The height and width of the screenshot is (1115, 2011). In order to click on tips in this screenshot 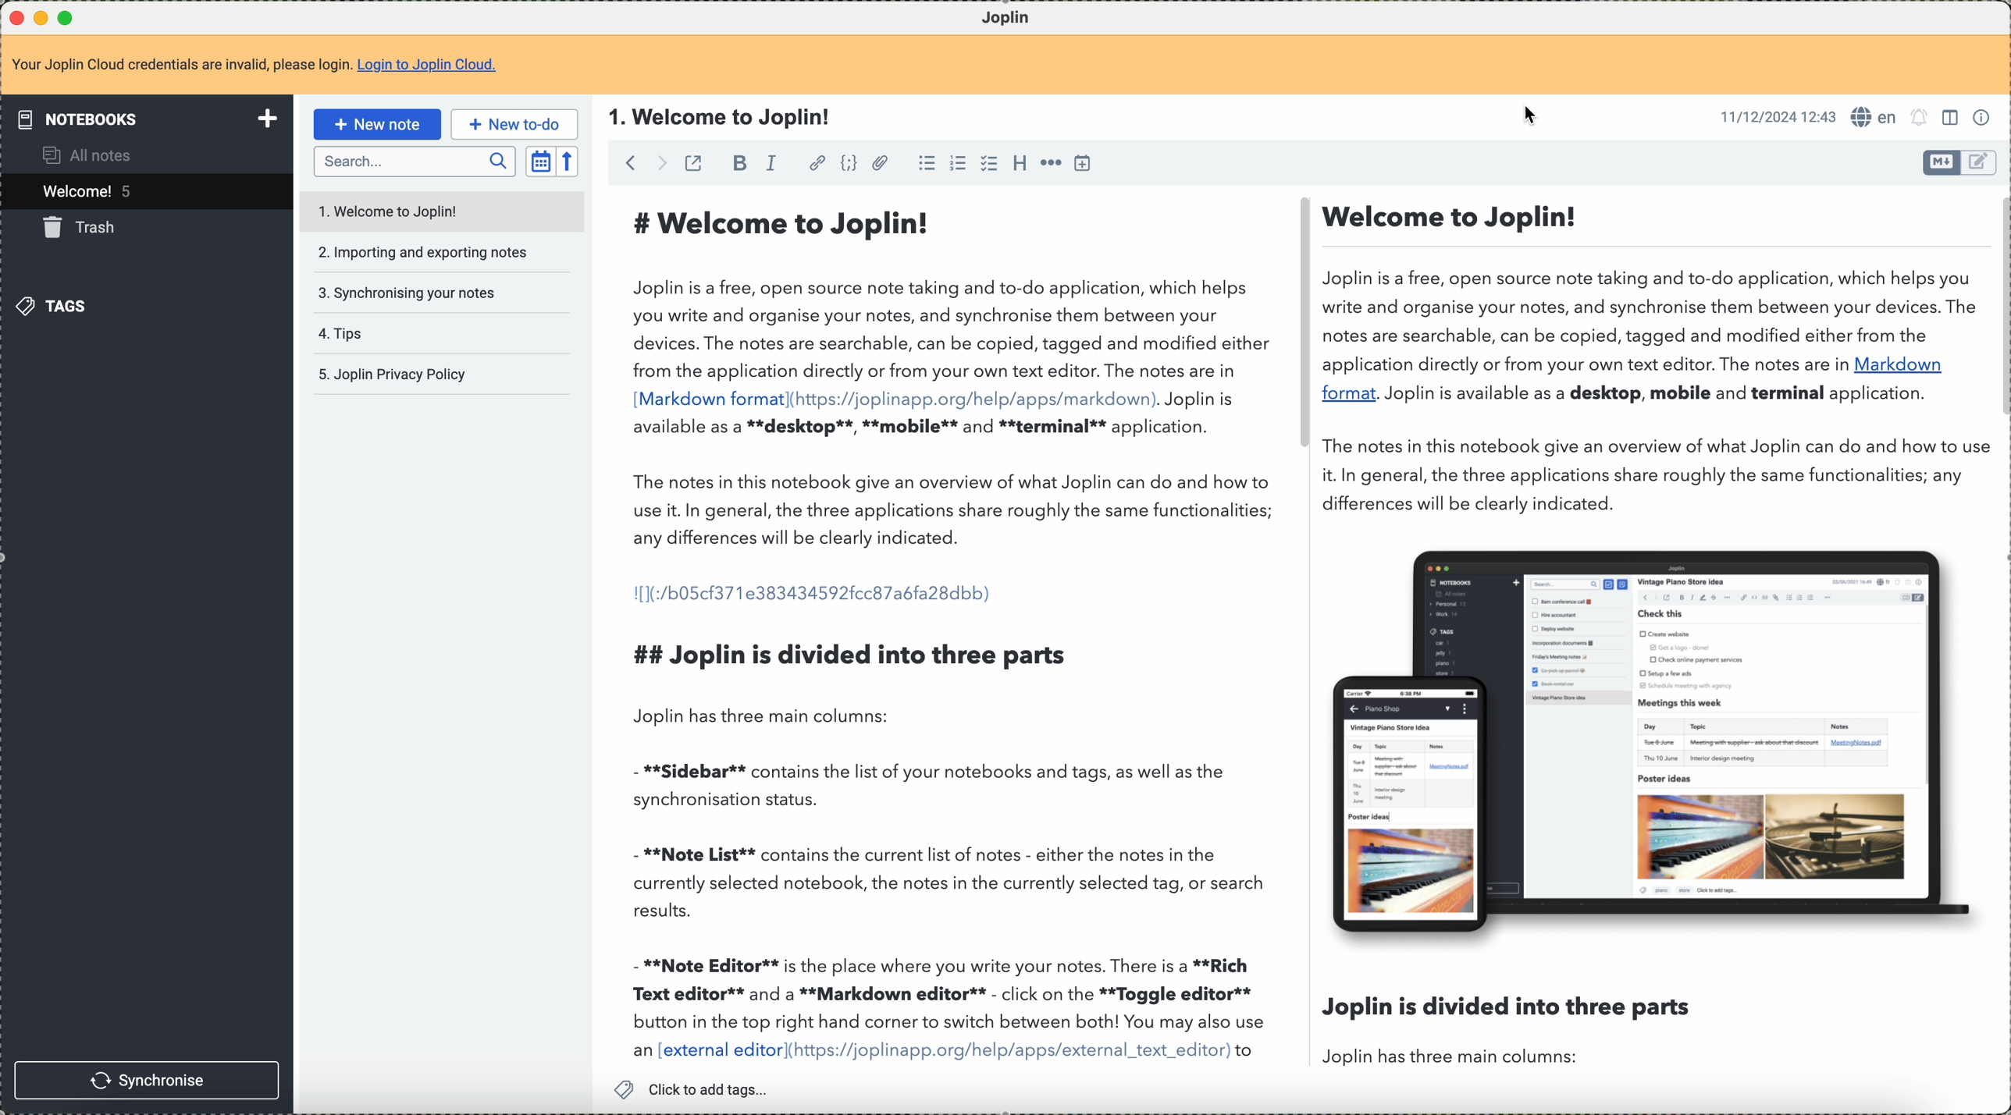, I will do `click(340, 332)`.